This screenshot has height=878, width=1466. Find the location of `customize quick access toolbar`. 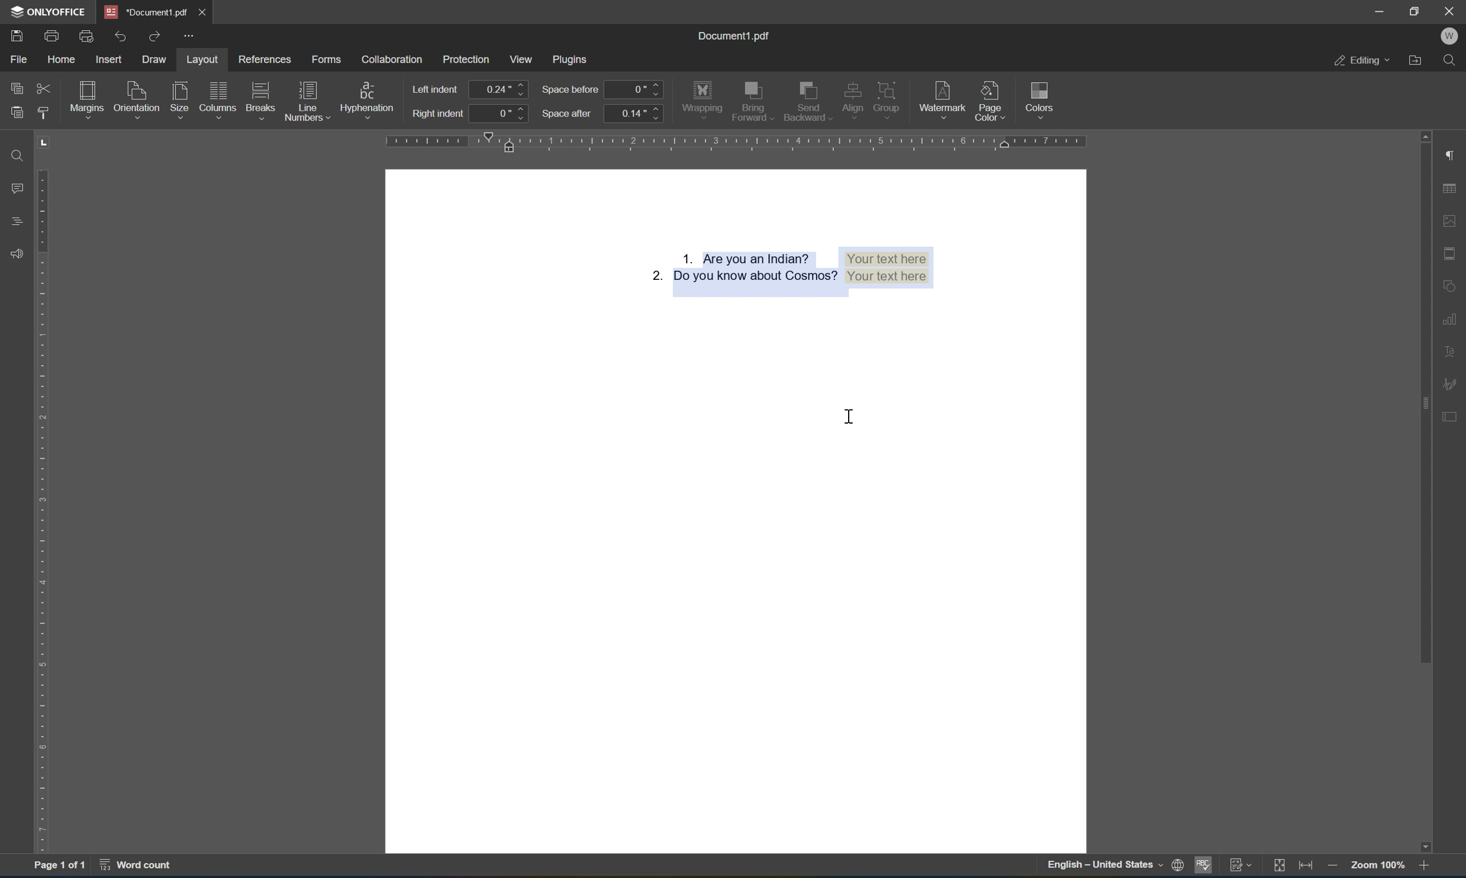

customize quick access toolbar is located at coordinates (194, 37).